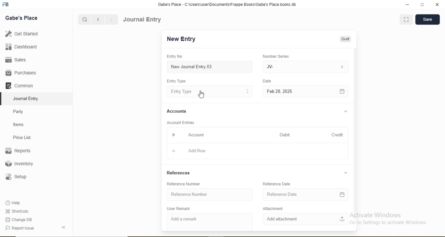 The width and height of the screenshot is (445, 237). Describe the element at coordinates (346, 112) in the screenshot. I see `Dropdown` at that location.